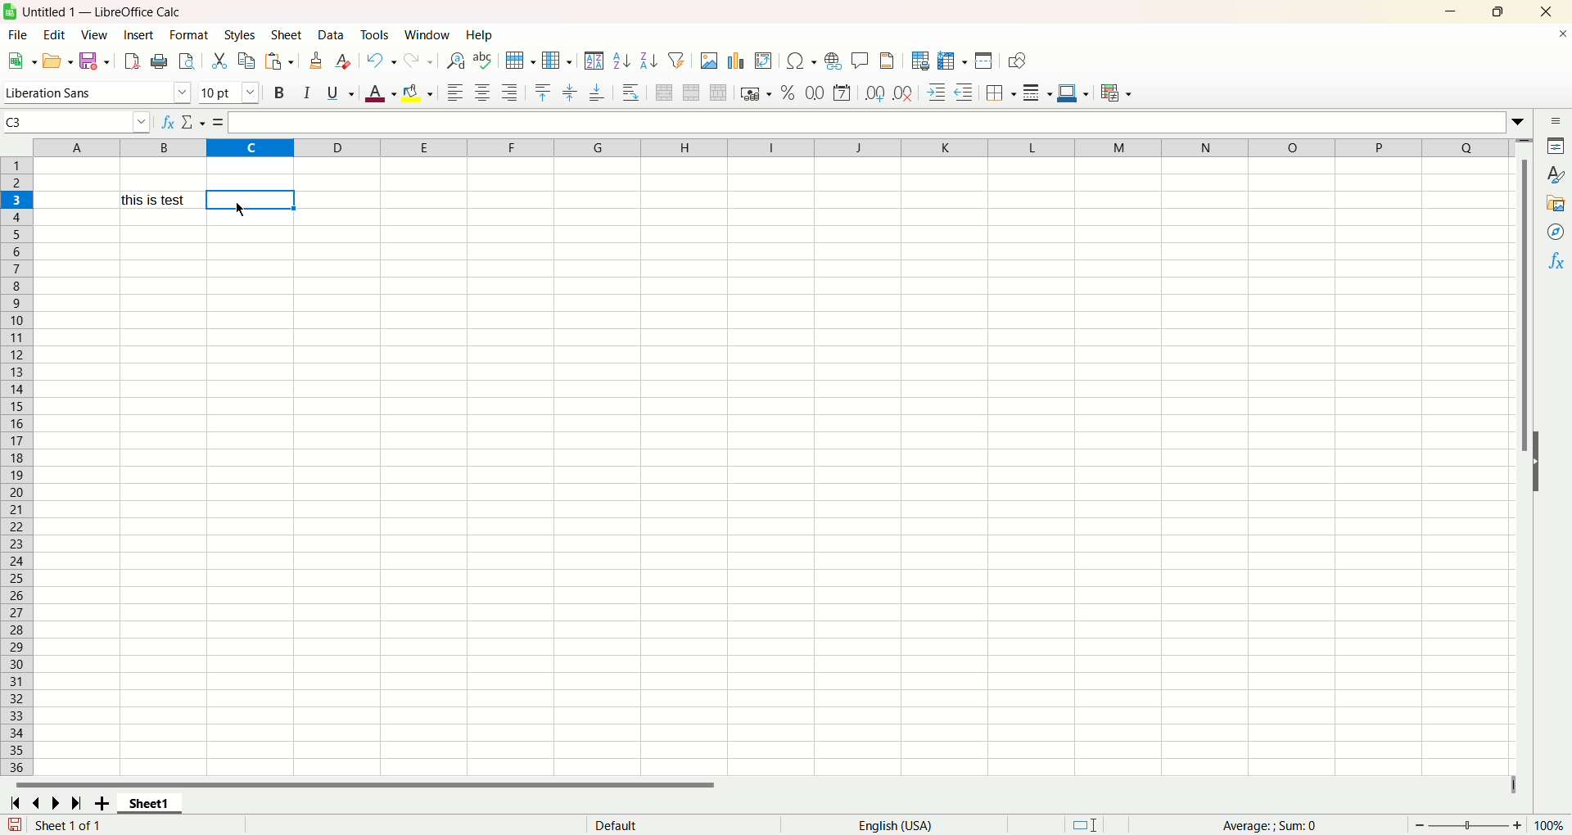  What do you see at coordinates (1120, 94) in the screenshot?
I see `conditional formatting` at bounding box center [1120, 94].